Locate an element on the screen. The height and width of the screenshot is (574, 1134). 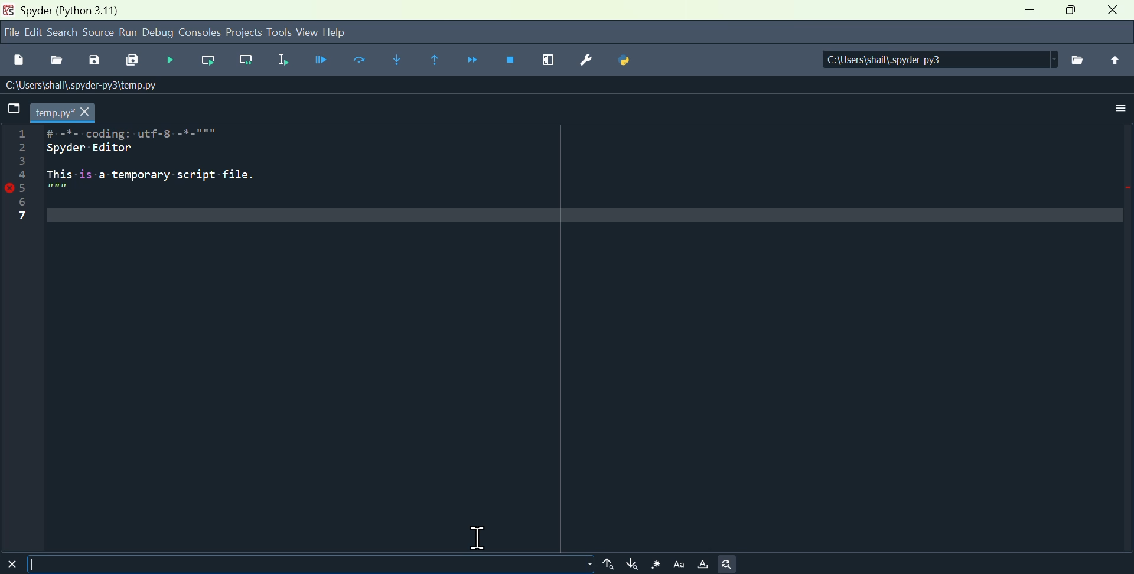
Restore is located at coordinates (1076, 11).